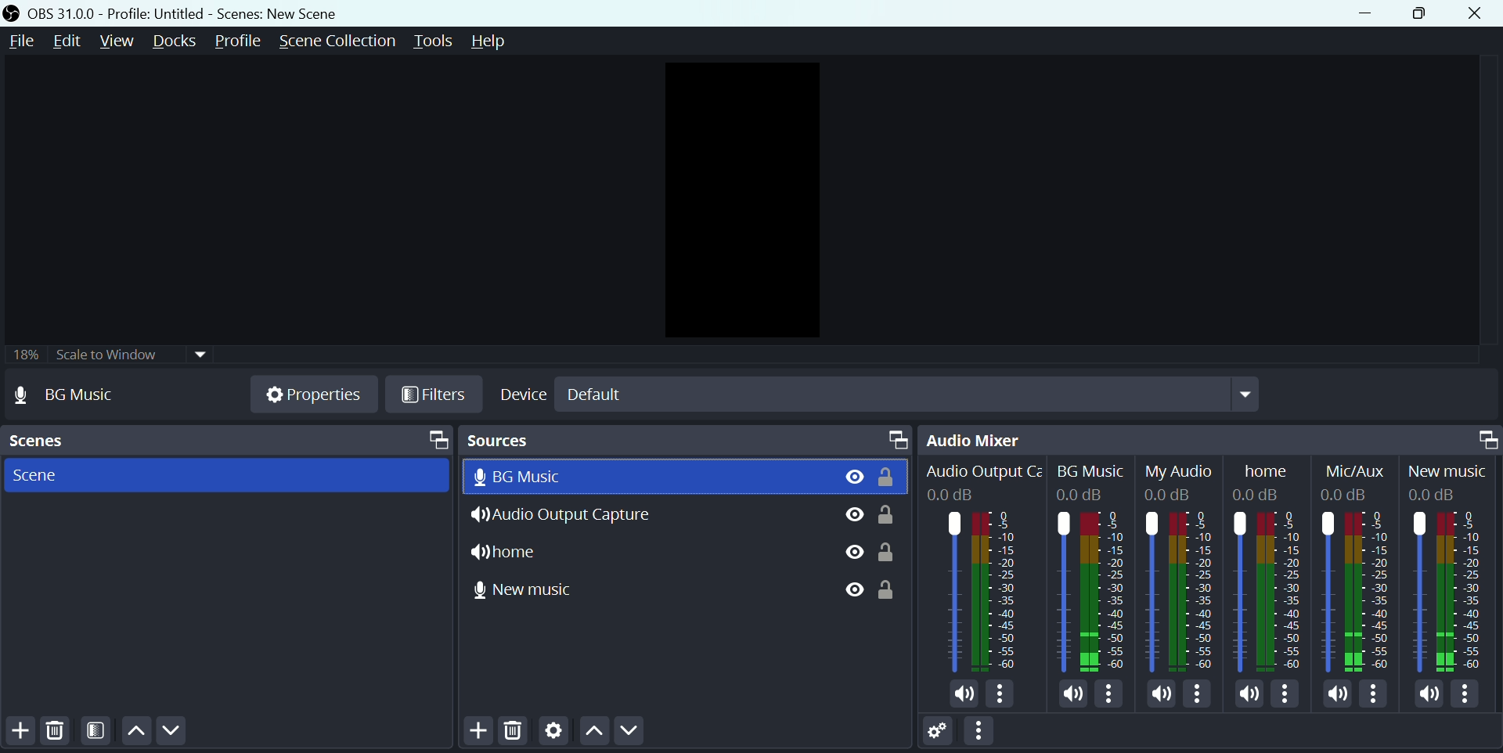 Image resolution: width=1503 pixels, height=753 pixels. I want to click on Edit, so click(70, 41).